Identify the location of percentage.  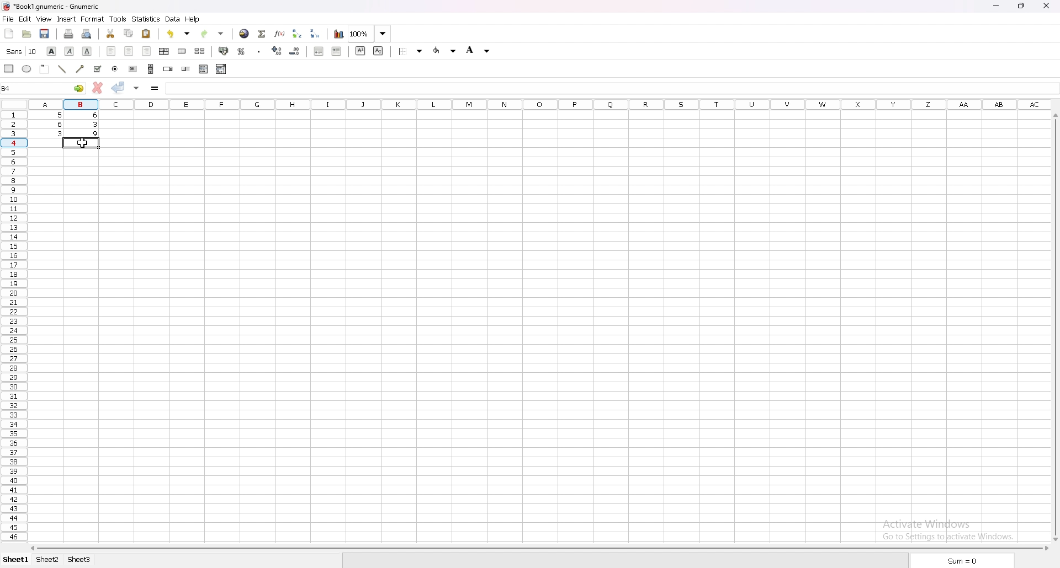
(241, 51).